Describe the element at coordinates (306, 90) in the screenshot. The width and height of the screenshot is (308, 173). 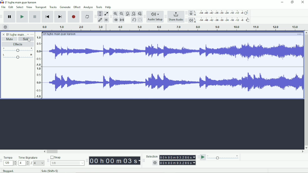
I see `Vertical scrollbar` at that location.